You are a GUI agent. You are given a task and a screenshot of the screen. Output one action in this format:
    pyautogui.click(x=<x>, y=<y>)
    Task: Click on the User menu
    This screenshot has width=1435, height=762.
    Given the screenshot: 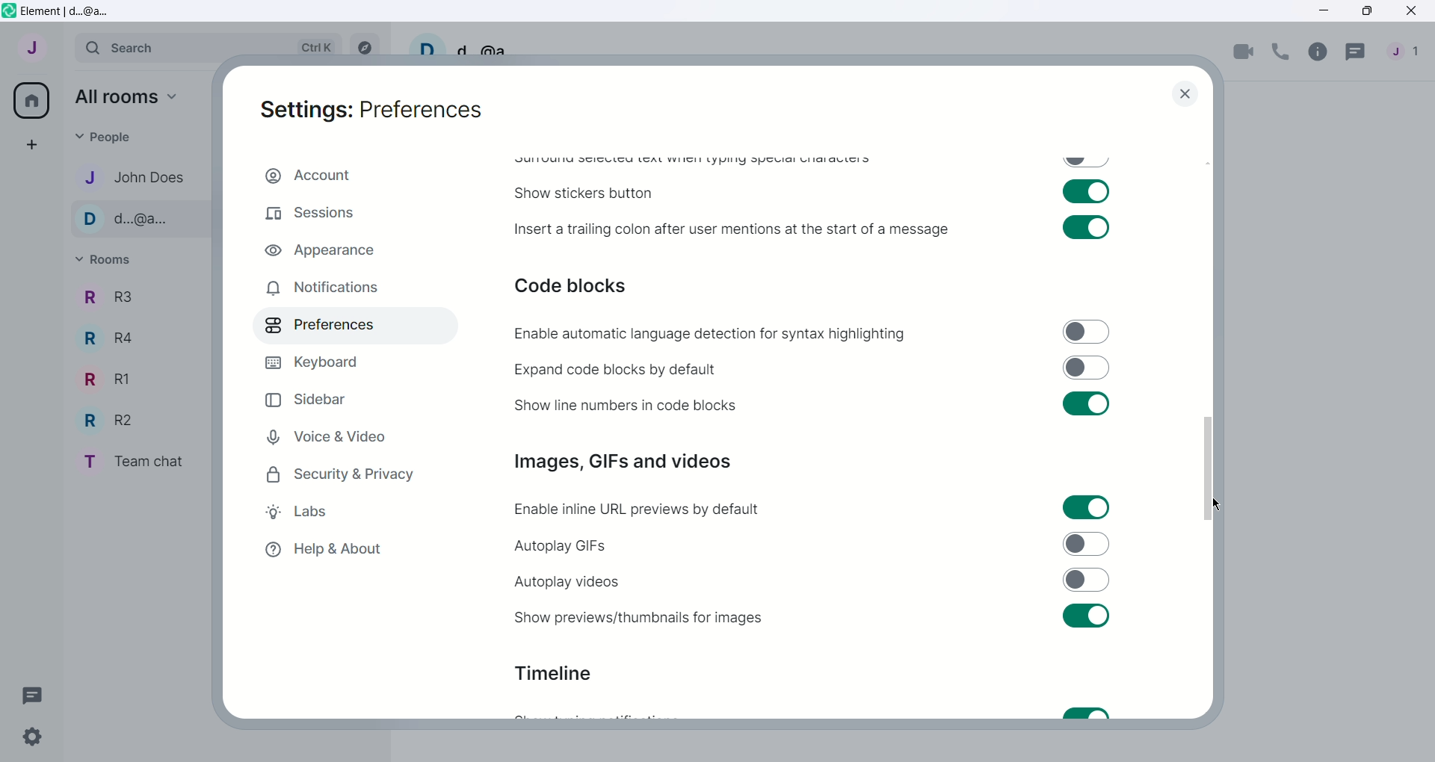 What is the action you would take?
    pyautogui.click(x=33, y=46)
    